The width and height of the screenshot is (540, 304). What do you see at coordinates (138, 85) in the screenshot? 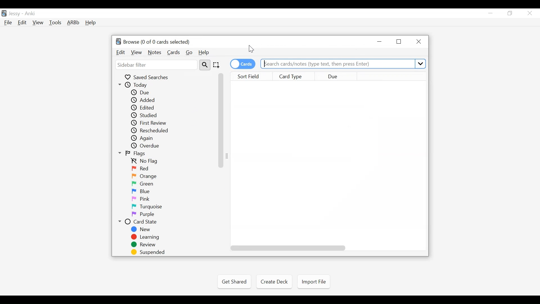
I see `Today` at bounding box center [138, 85].